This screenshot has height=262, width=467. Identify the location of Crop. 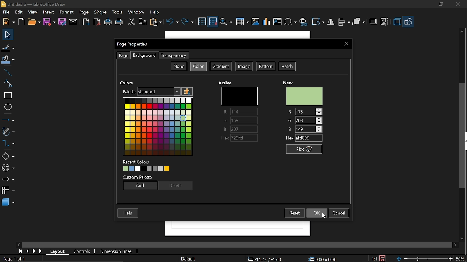
(385, 22).